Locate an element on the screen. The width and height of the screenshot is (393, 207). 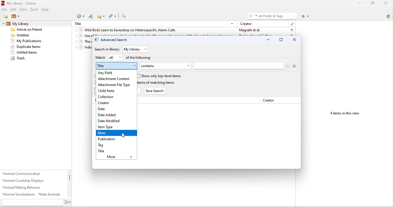
child note is located at coordinates (108, 91).